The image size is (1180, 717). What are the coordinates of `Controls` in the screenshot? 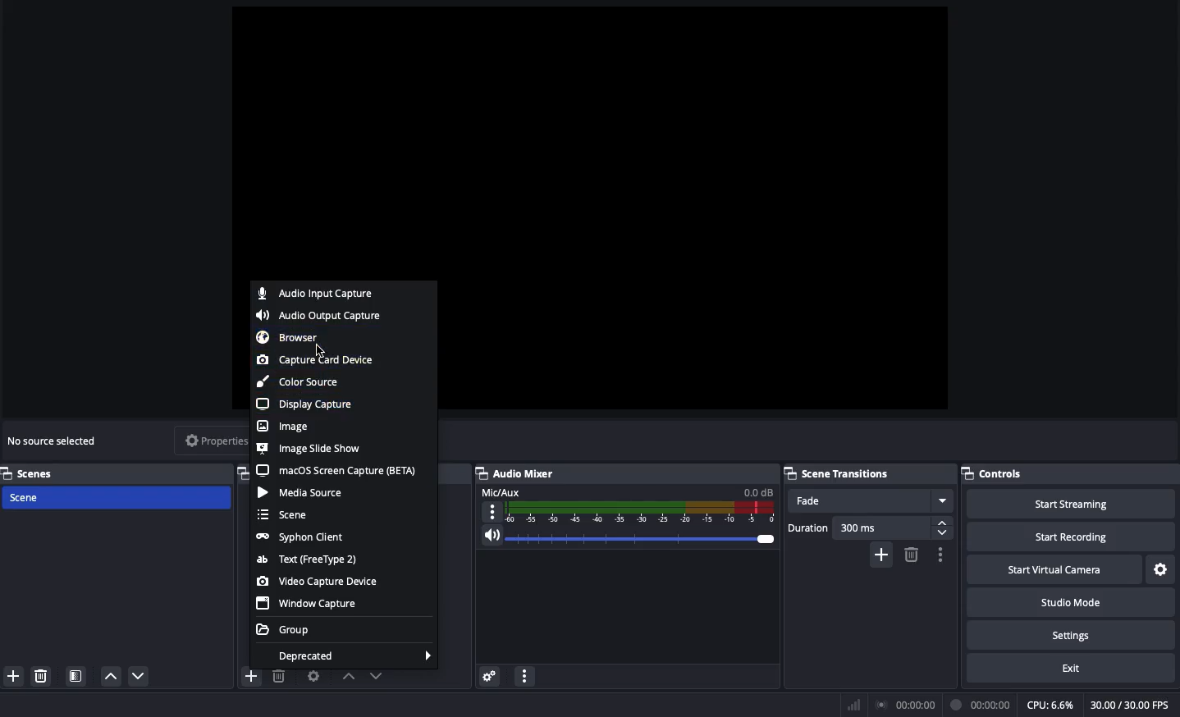 It's located at (994, 473).